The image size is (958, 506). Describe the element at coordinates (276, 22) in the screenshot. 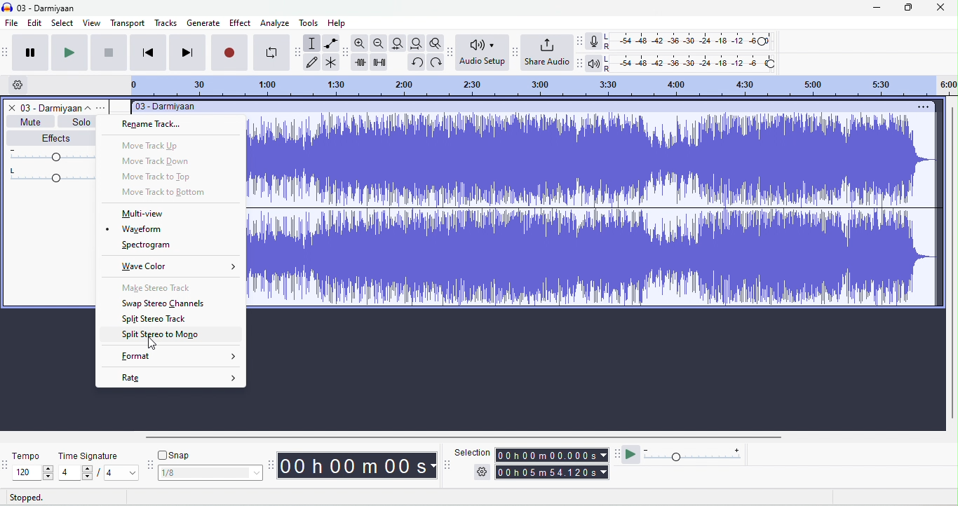

I see `analyze` at that location.